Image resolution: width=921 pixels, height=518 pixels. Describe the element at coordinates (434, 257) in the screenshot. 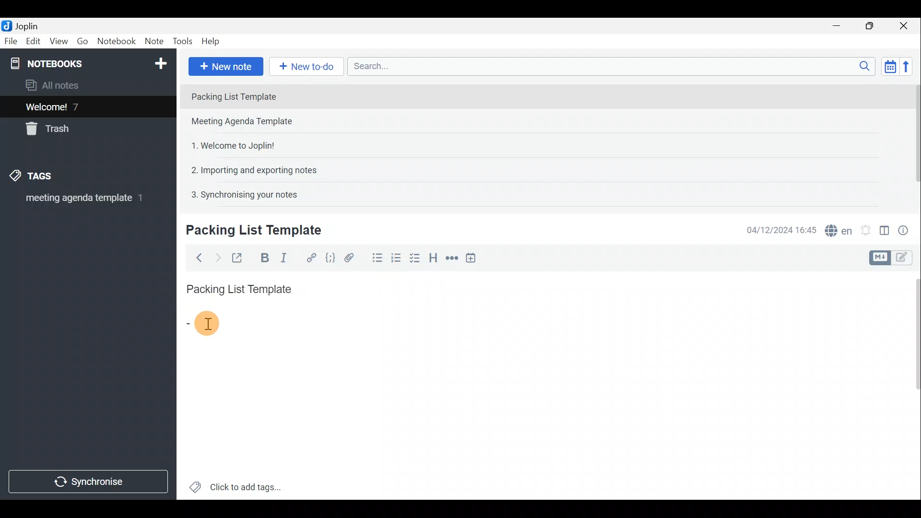

I see `Heading` at that location.